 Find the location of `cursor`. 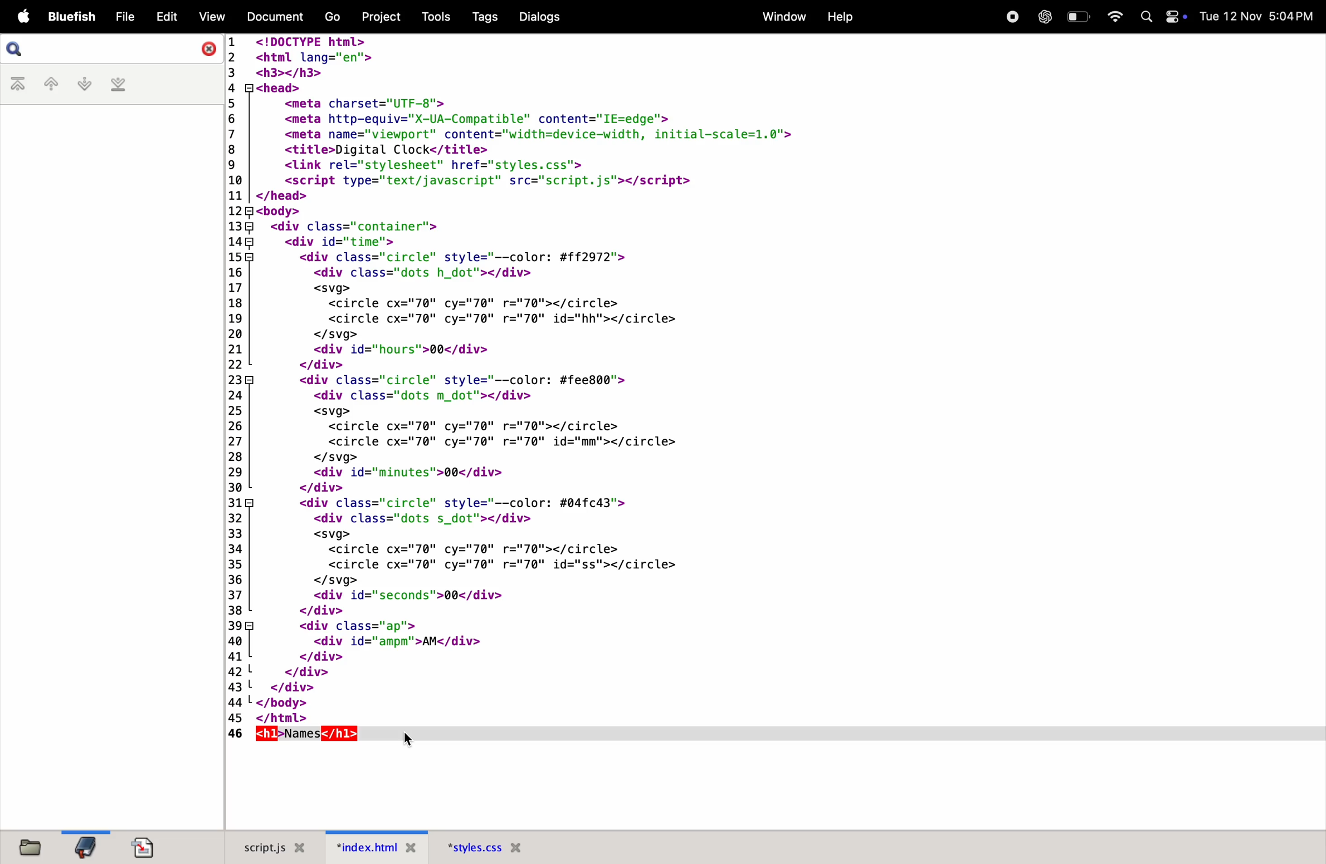

cursor is located at coordinates (408, 738).